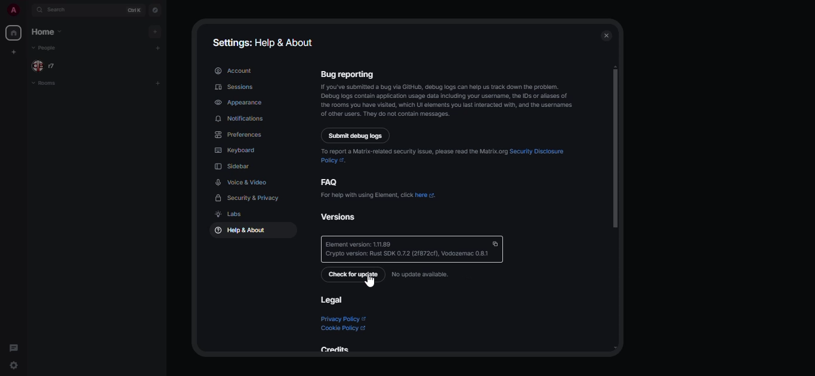 This screenshot has height=376, width=815. Describe the element at coordinates (240, 102) in the screenshot. I see `appearance` at that location.